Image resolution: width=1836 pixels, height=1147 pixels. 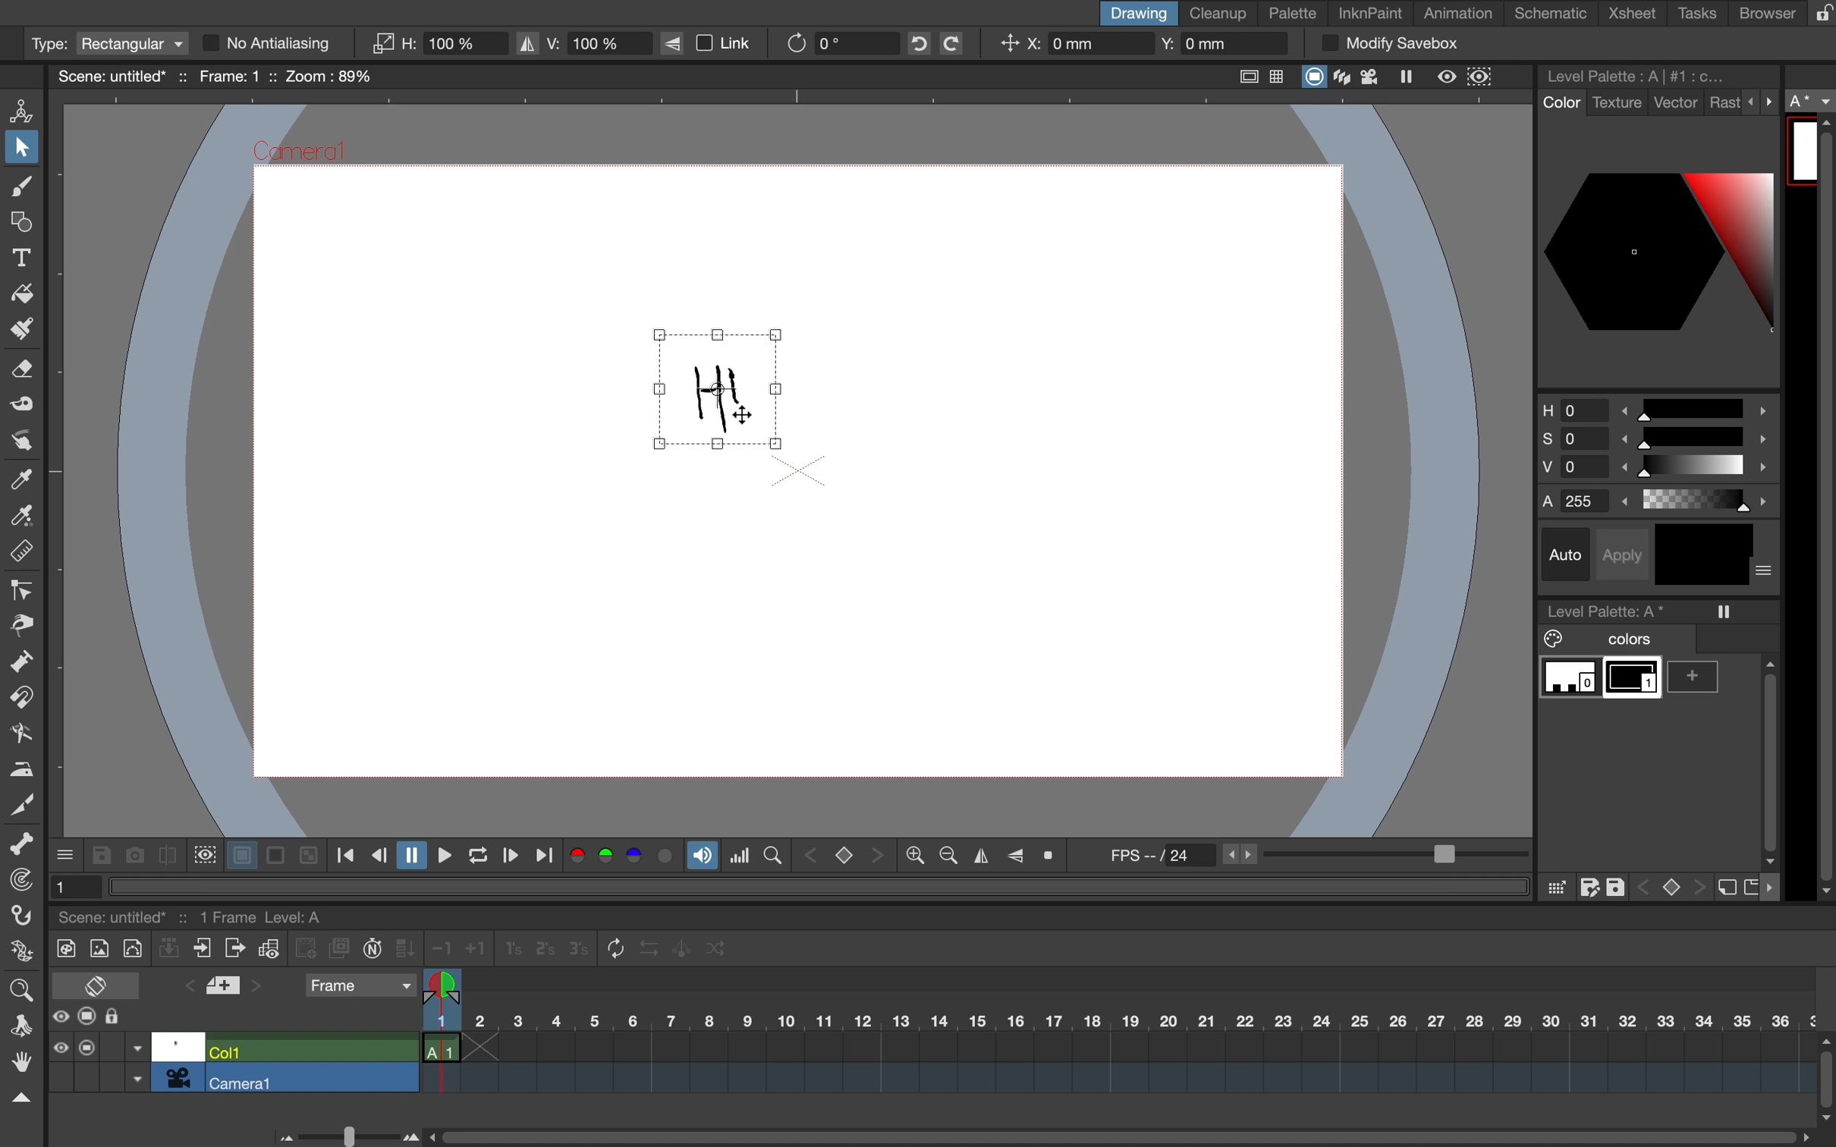 What do you see at coordinates (509, 857) in the screenshot?
I see `next frame` at bounding box center [509, 857].